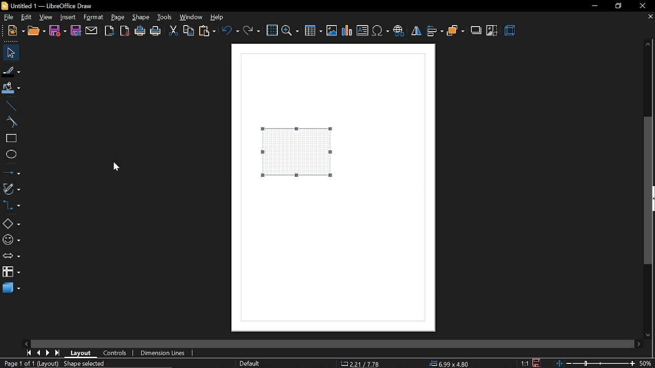 The height and width of the screenshot is (368, 655). Describe the element at coordinates (330, 342) in the screenshot. I see `Horizantal Sidebar` at that location.